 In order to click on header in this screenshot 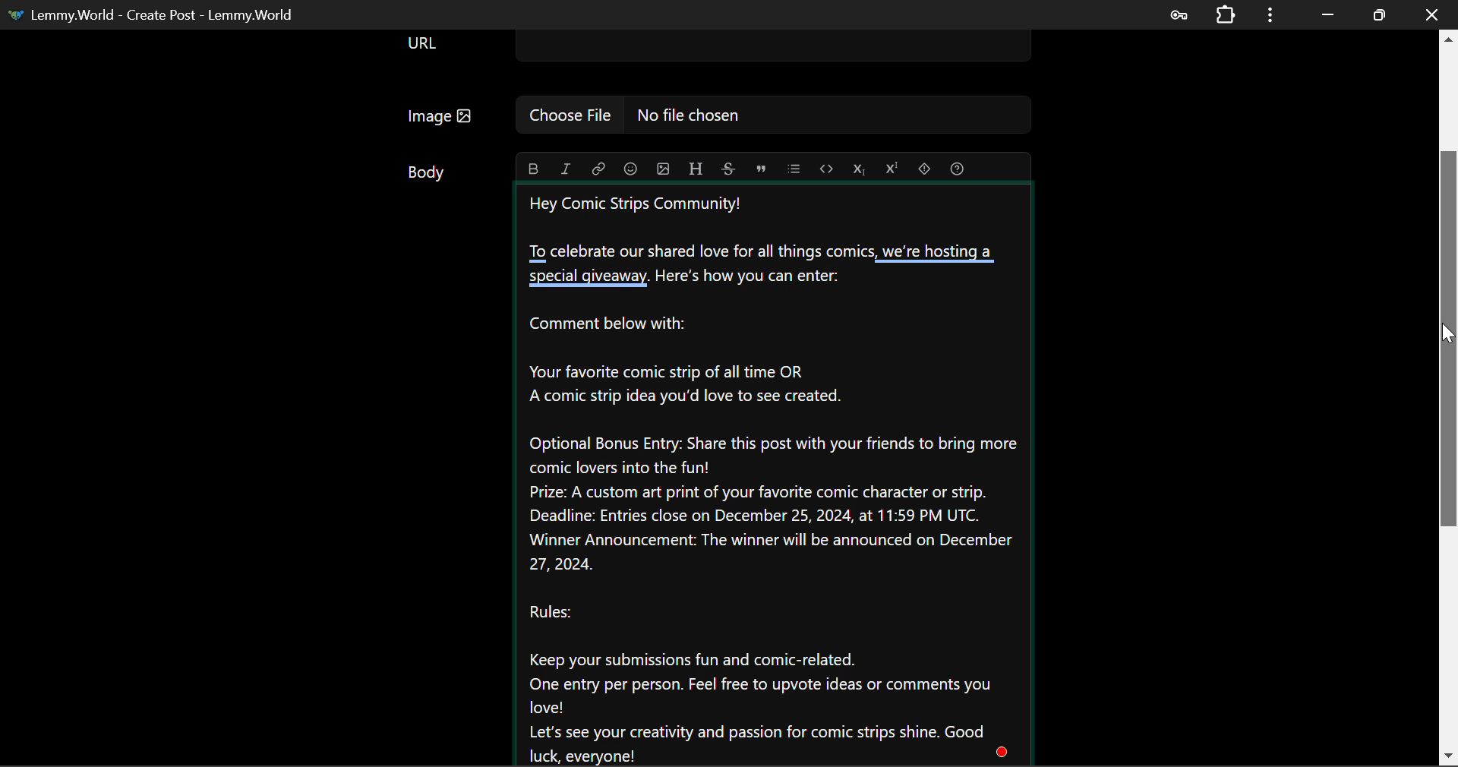, I will do `click(696, 170)`.